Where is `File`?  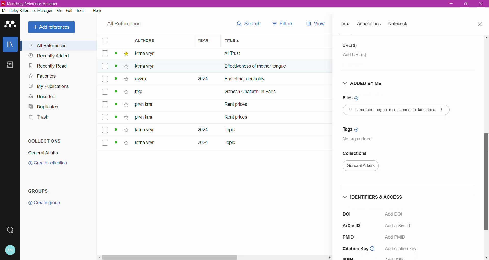
File is located at coordinates (60, 11).